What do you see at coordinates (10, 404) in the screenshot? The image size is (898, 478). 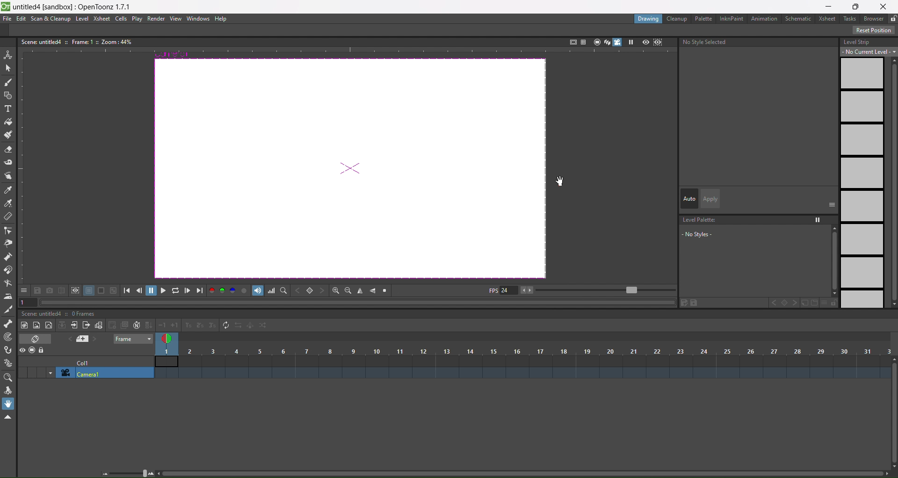 I see `hand tool` at bounding box center [10, 404].